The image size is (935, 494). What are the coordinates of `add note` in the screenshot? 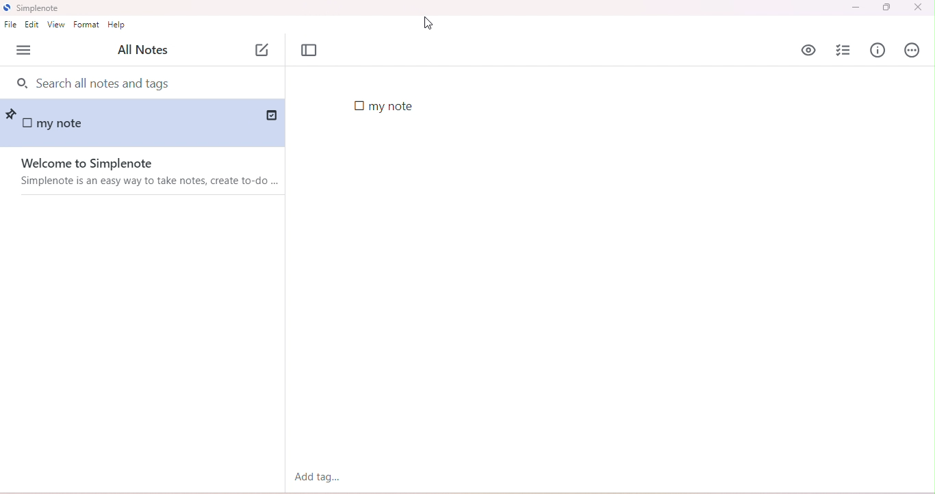 It's located at (262, 51).